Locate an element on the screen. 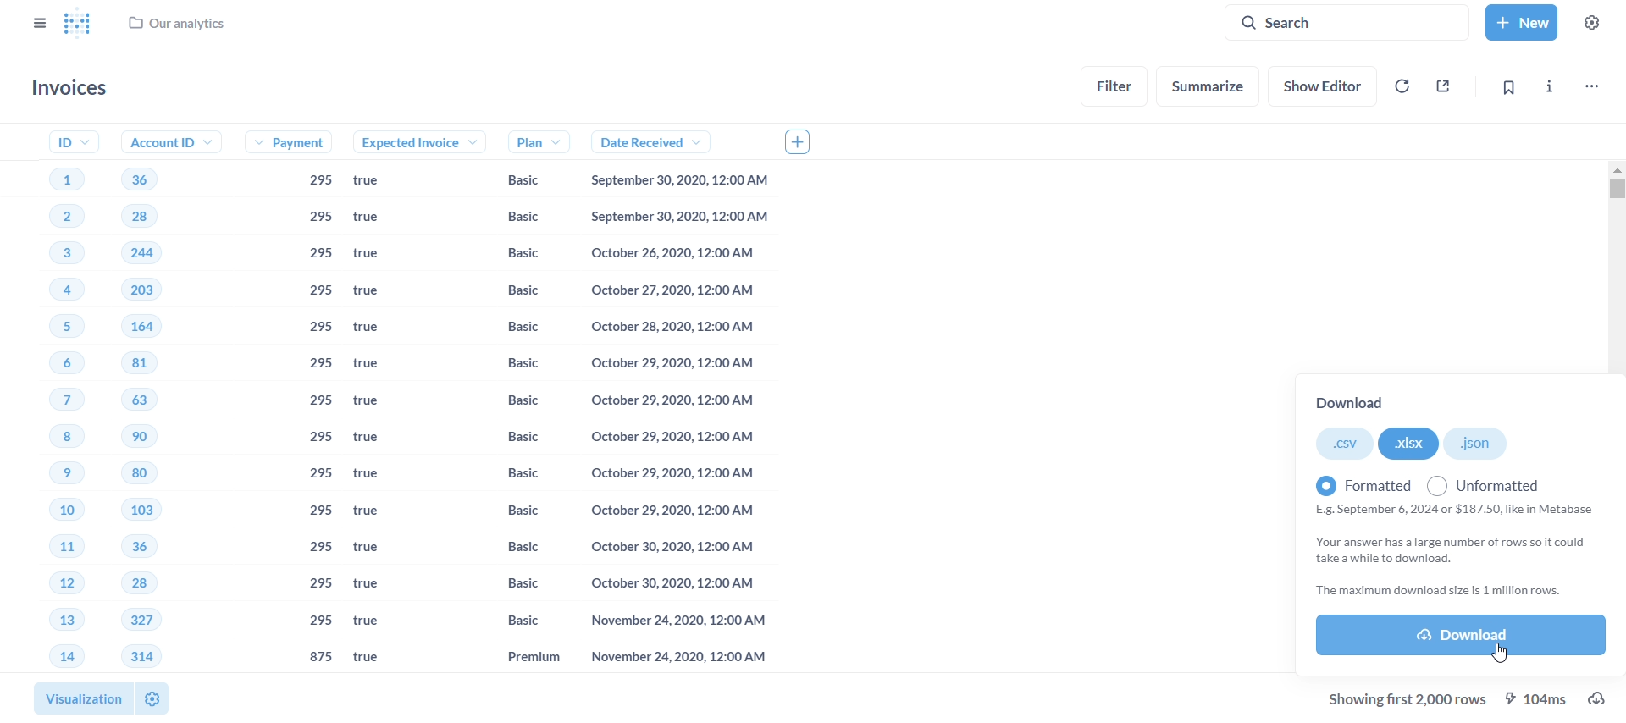 Image resolution: width=1626 pixels, height=723 pixels. expected voice is located at coordinates (402, 142).